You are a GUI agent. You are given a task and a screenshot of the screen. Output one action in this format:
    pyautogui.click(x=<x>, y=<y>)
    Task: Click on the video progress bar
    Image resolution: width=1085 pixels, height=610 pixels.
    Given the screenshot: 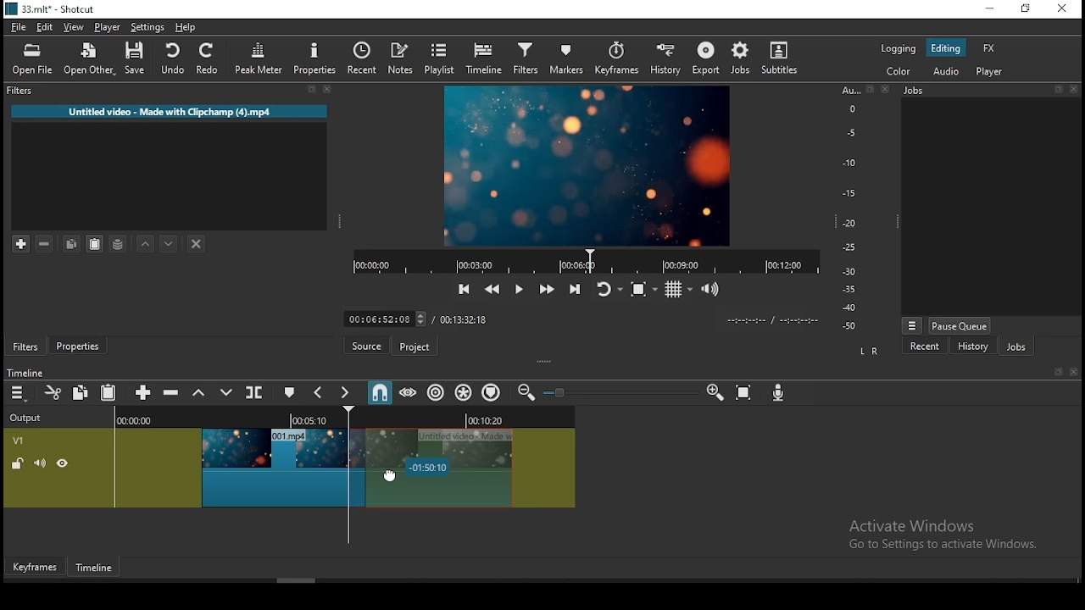 What is the action you would take?
    pyautogui.click(x=580, y=262)
    